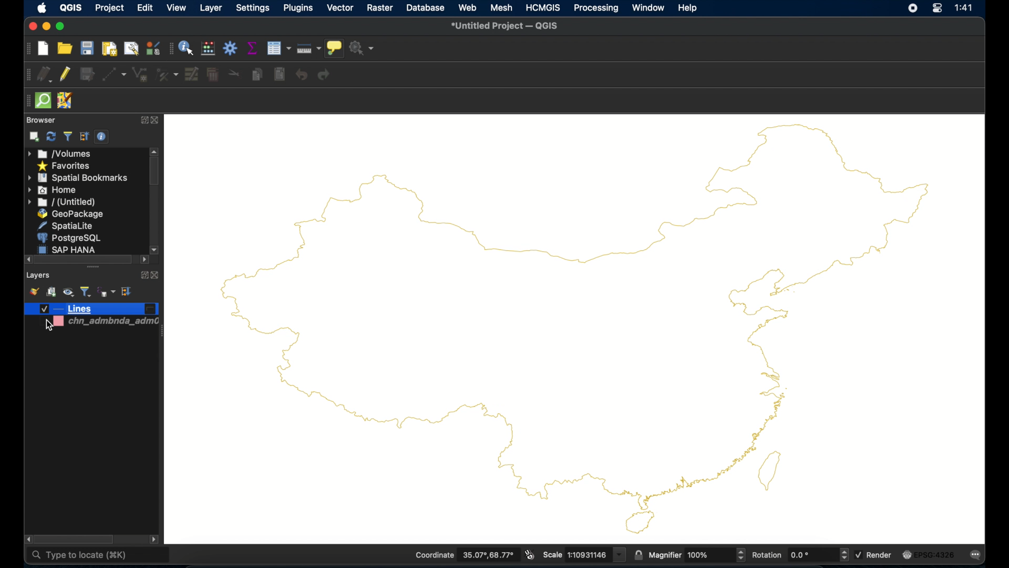  Describe the element at coordinates (86, 291) in the screenshot. I see `filter legend` at that location.